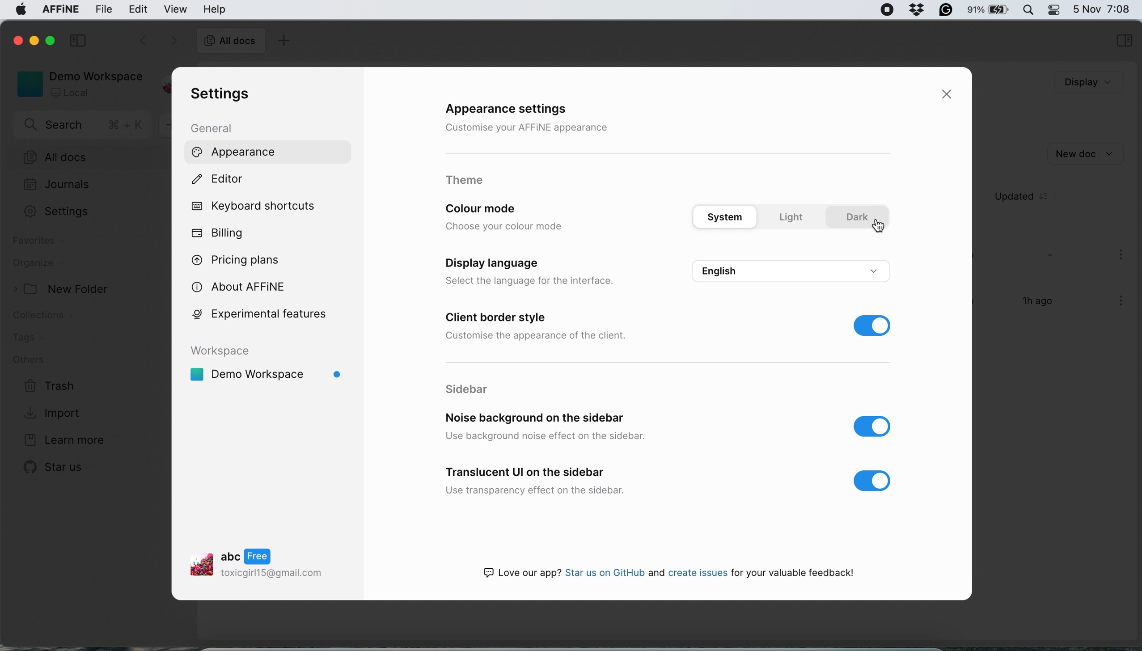 The image size is (1142, 651). I want to click on theme, so click(465, 180).